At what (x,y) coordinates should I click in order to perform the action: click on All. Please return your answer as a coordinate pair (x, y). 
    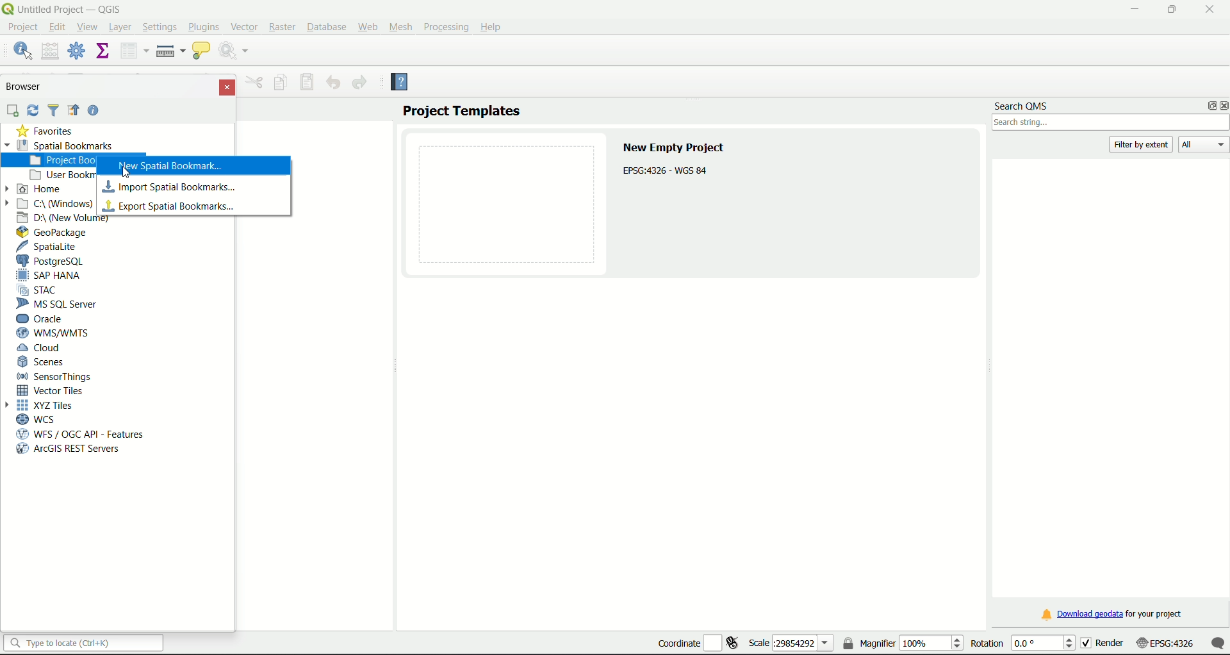
    Looking at the image, I should click on (1204, 144).